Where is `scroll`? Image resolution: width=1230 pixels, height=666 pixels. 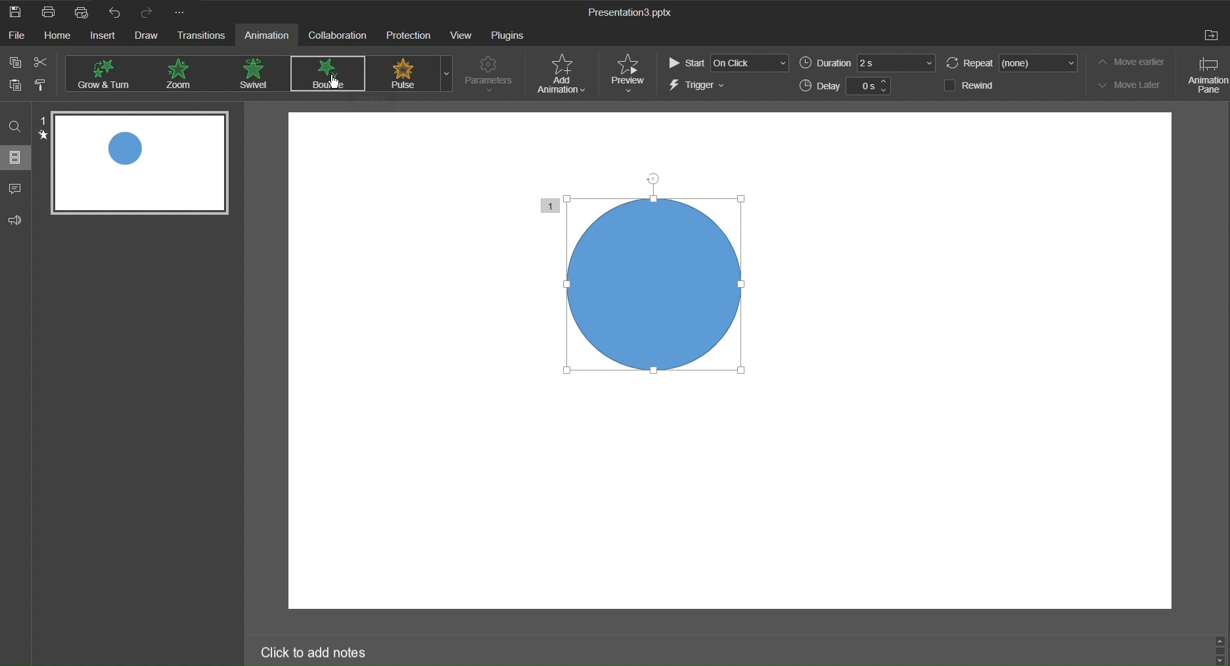 scroll is located at coordinates (1219, 649).